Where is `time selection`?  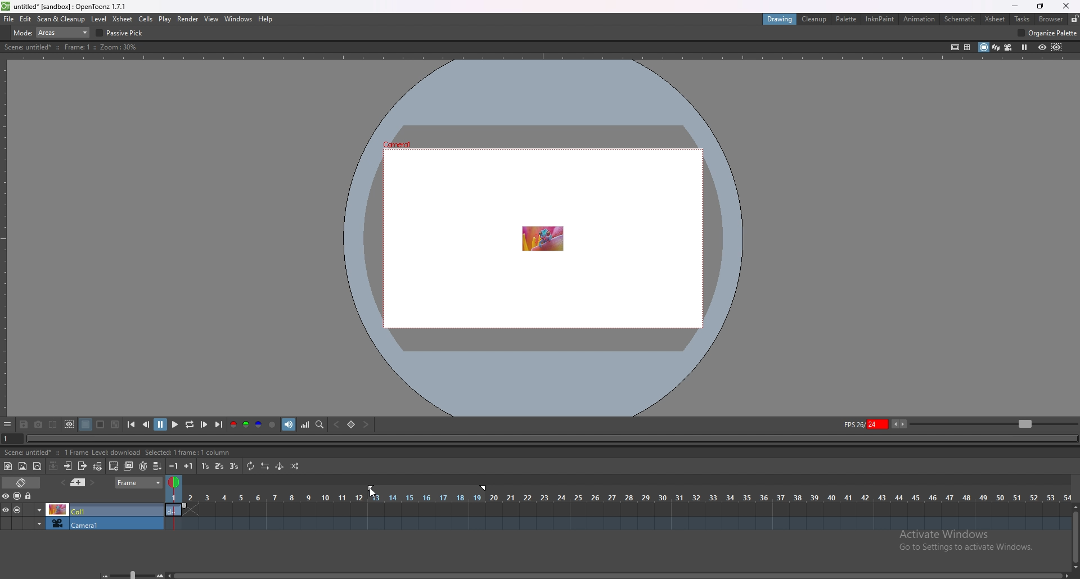
time selection is located at coordinates (173, 480).